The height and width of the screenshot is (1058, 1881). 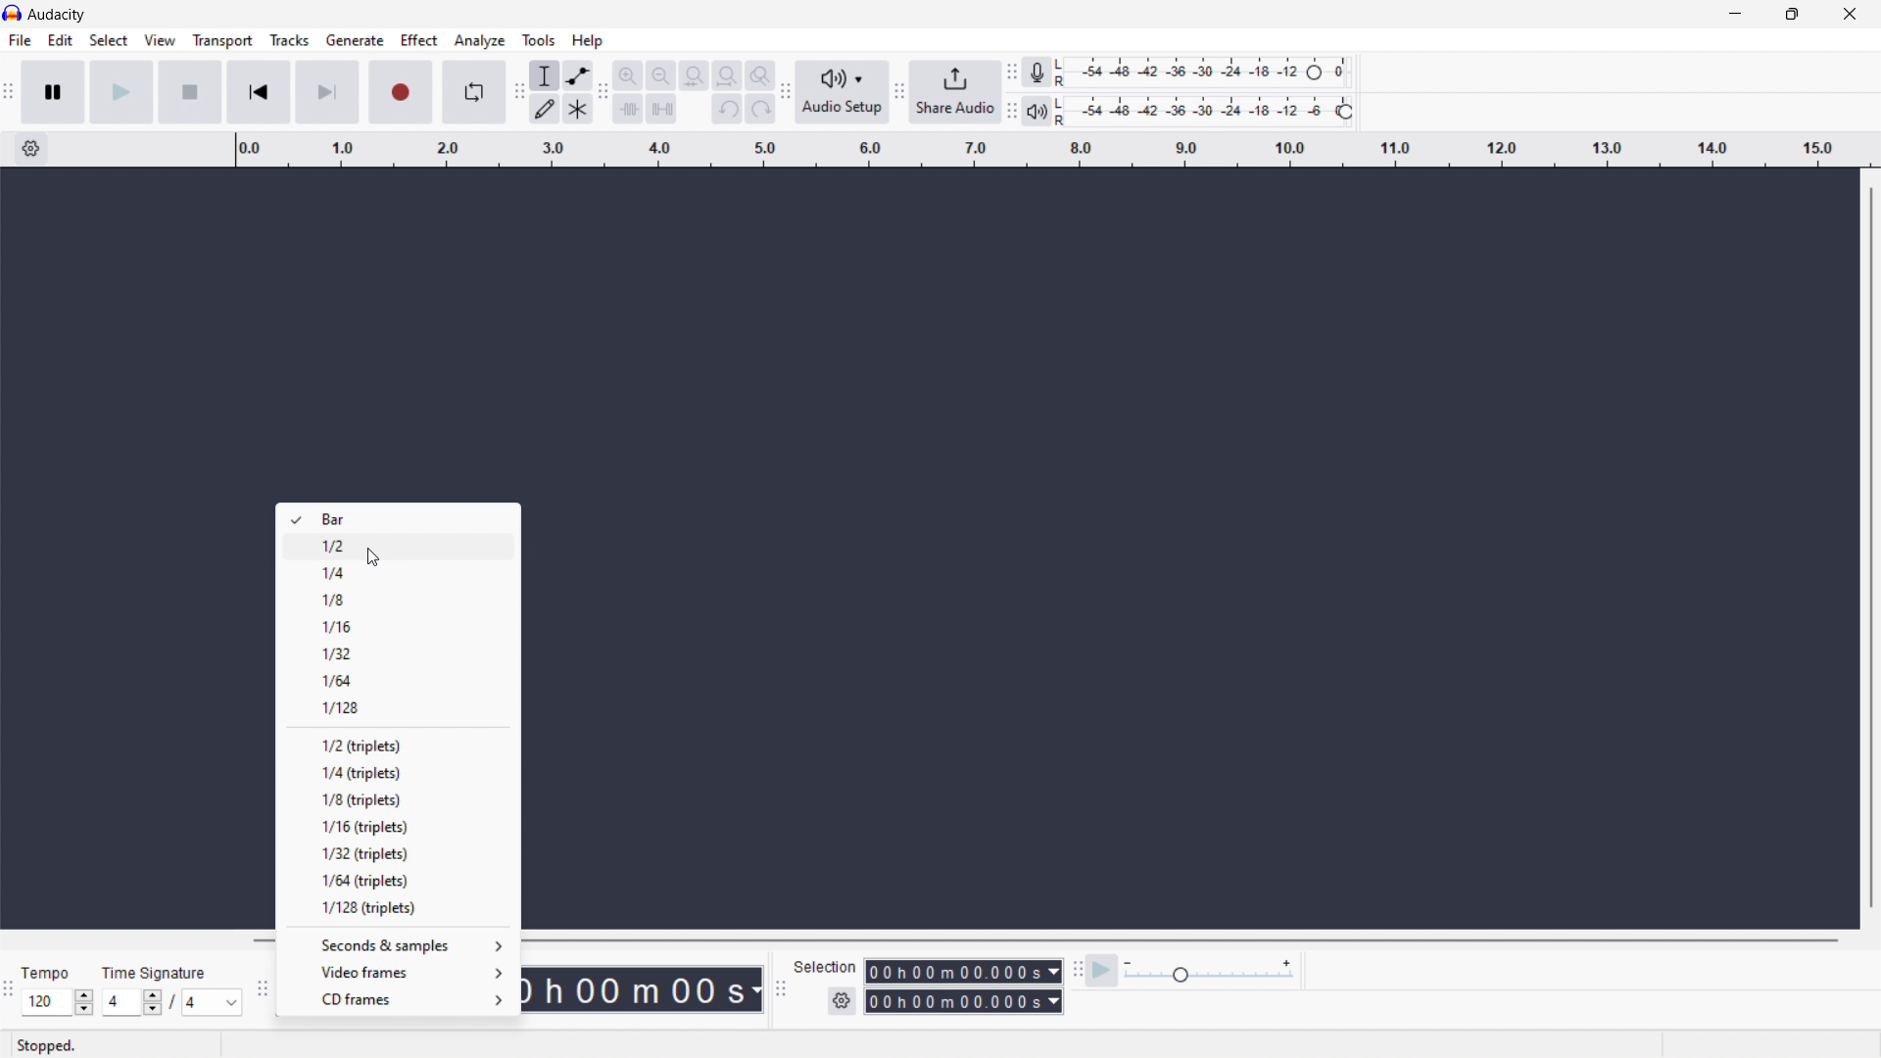 I want to click on Stopped, so click(x=46, y=1045).